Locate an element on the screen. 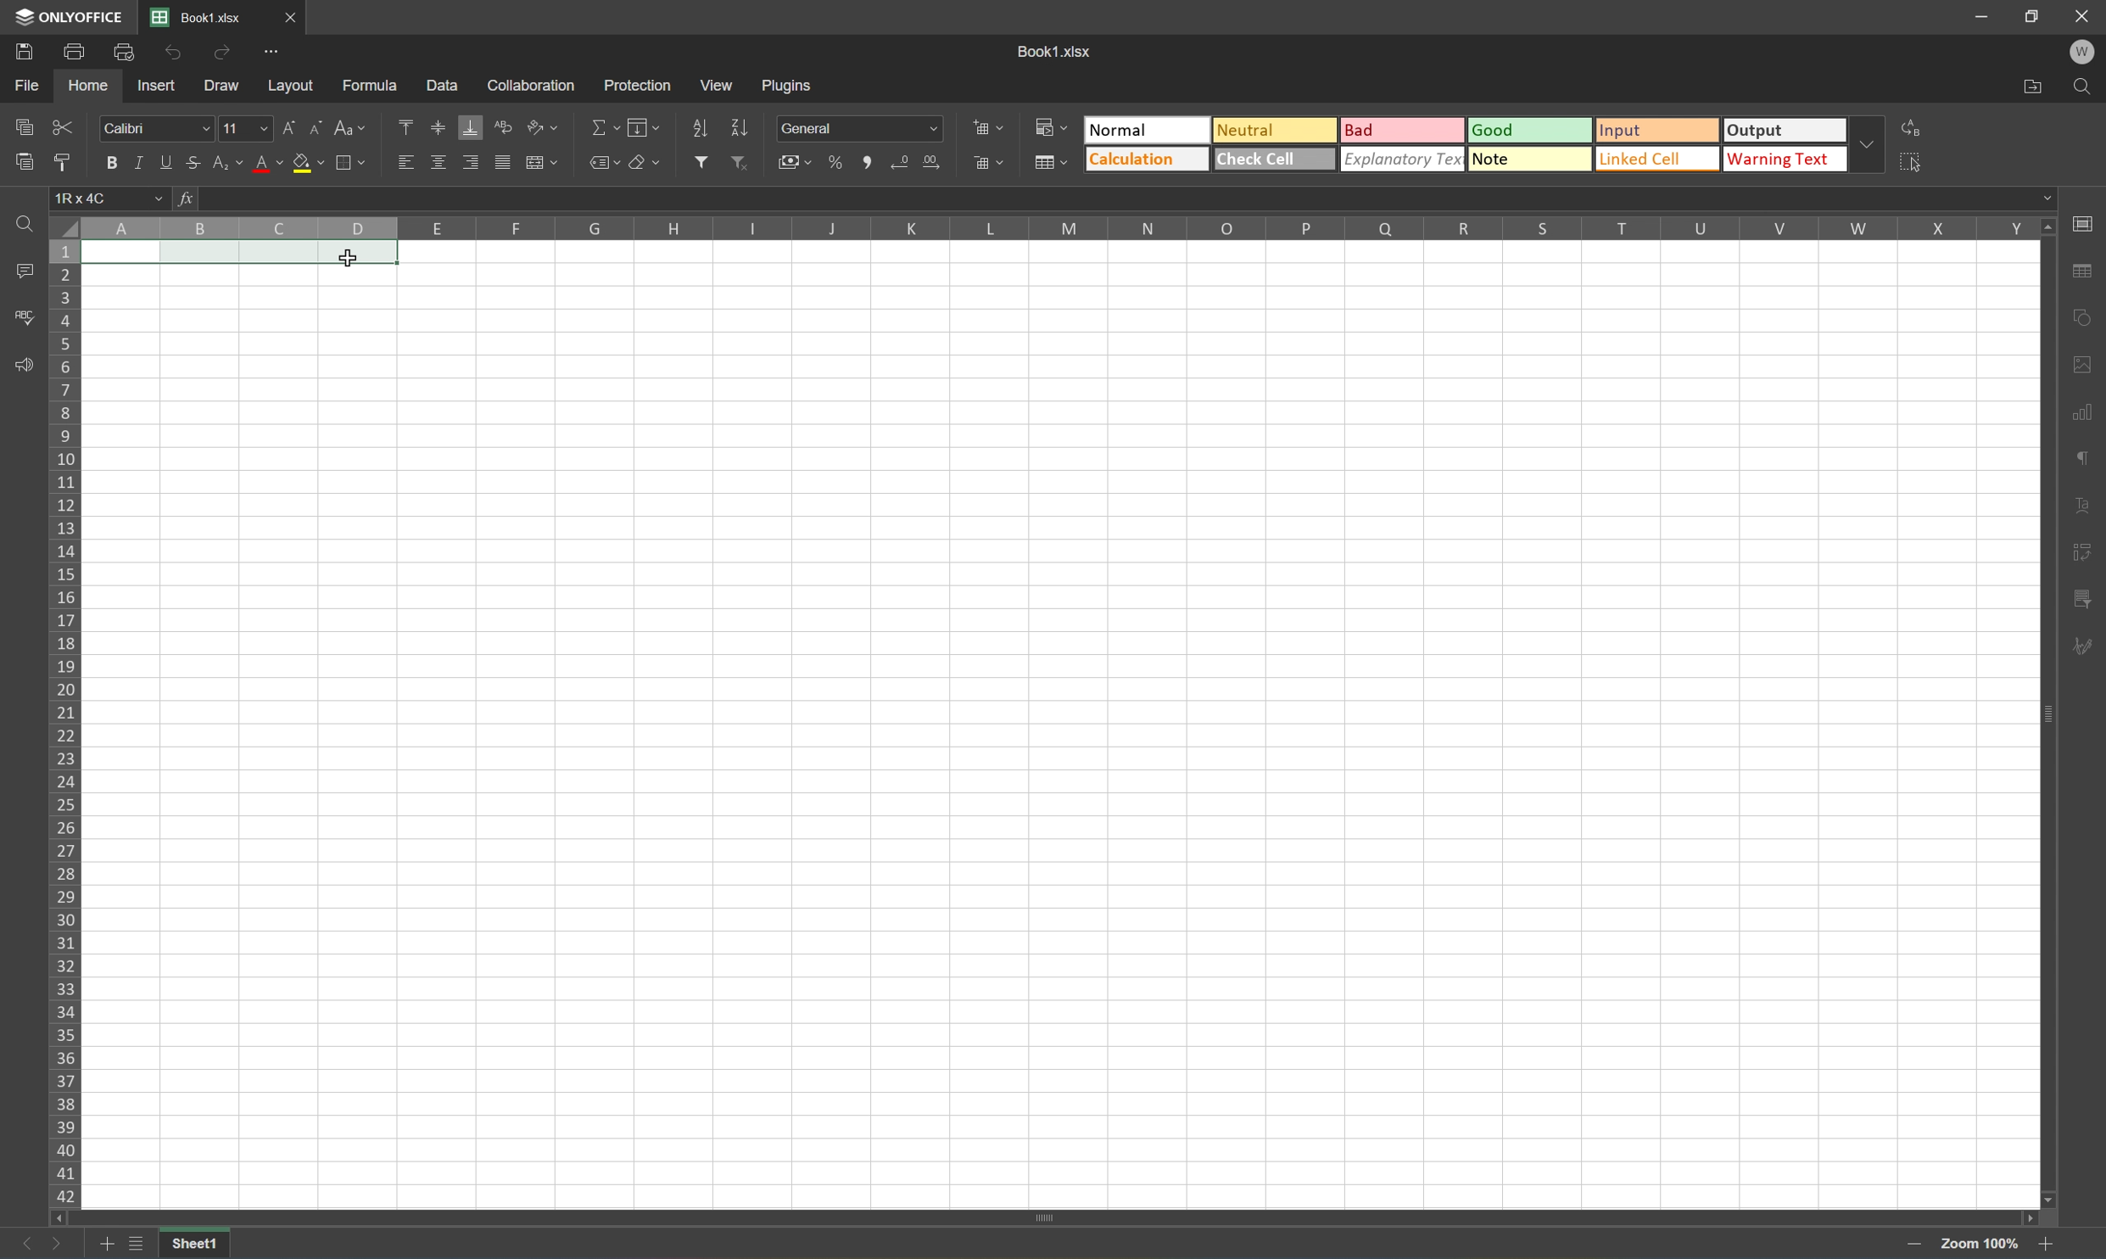 Image resolution: width=2106 pixels, height=1259 pixels. Slicer settings is located at coordinates (2082, 554).